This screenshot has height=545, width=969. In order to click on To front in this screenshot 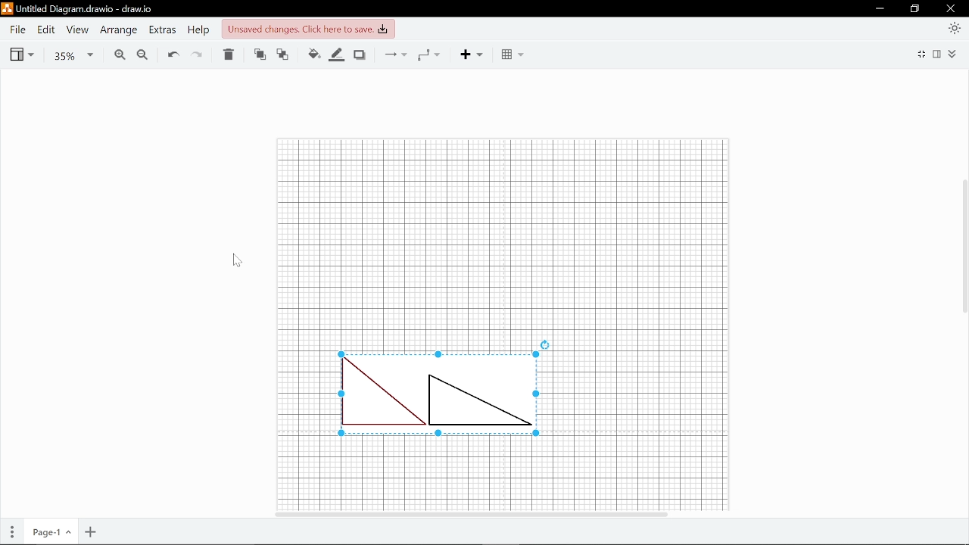, I will do `click(259, 56)`.